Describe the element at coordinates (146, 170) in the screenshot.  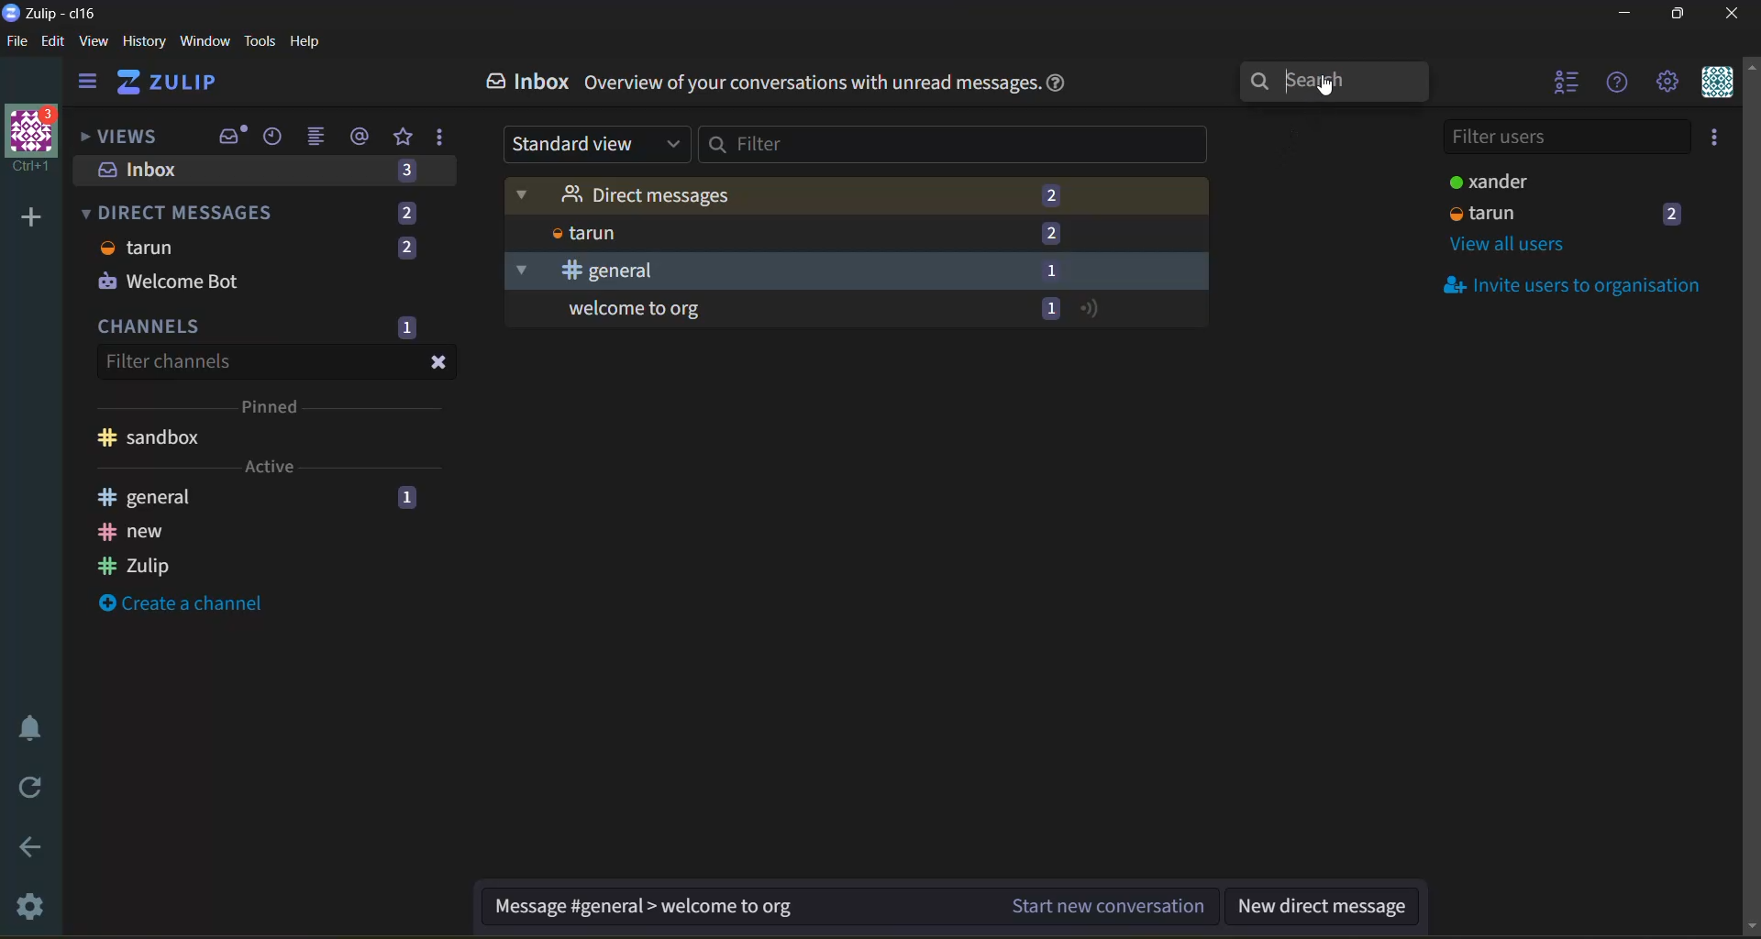
I see `inbox` at that location.